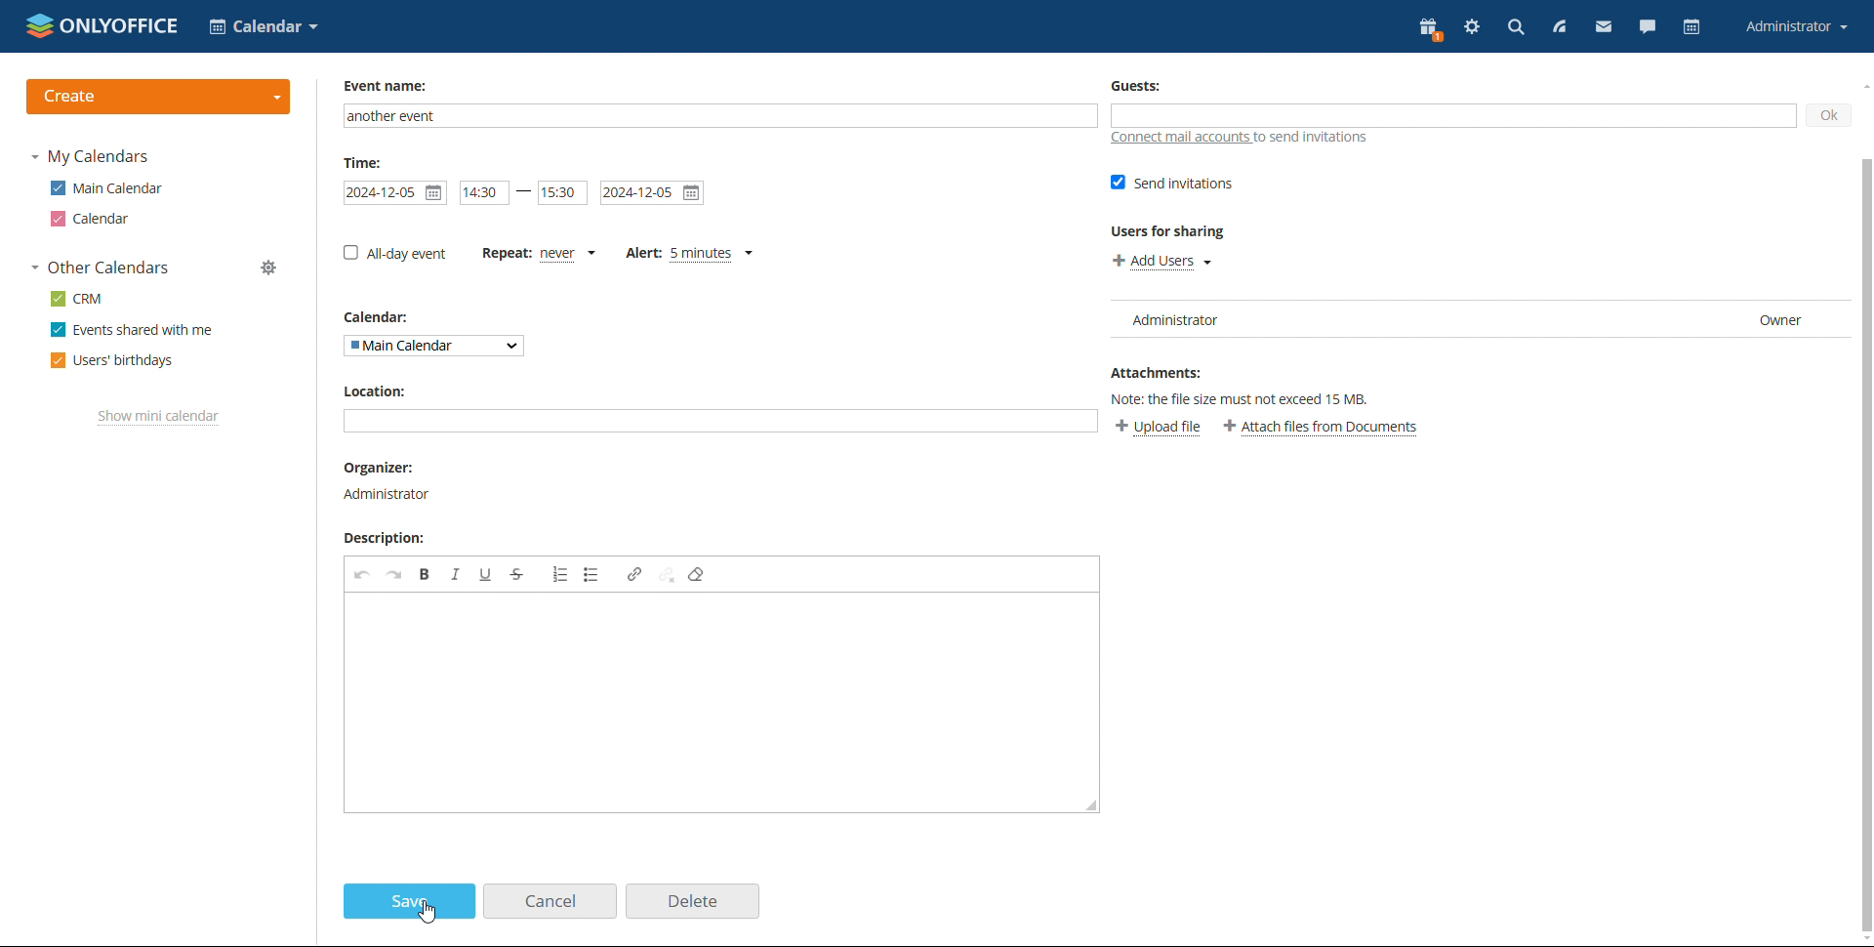 The width and height of the screenshot is (1874, 947). I want to click on save, so click(409, 902).